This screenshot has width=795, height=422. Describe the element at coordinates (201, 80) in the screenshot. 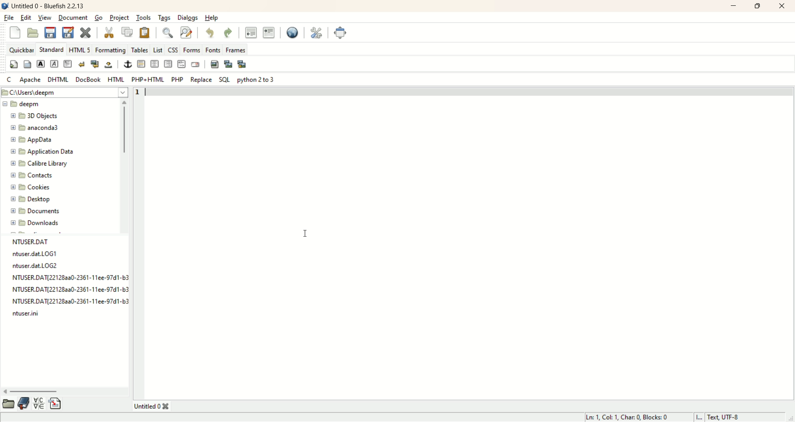

I see `replace` at that location.